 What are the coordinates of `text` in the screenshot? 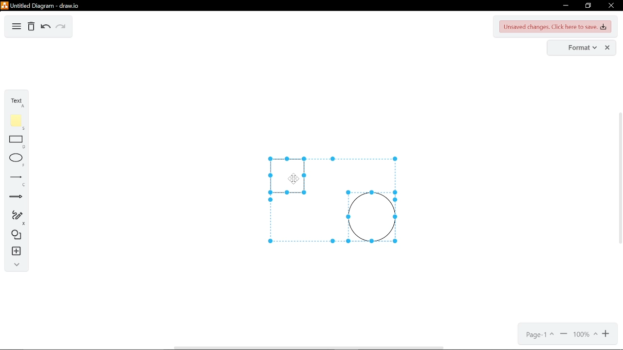 It's located at (15, 103).